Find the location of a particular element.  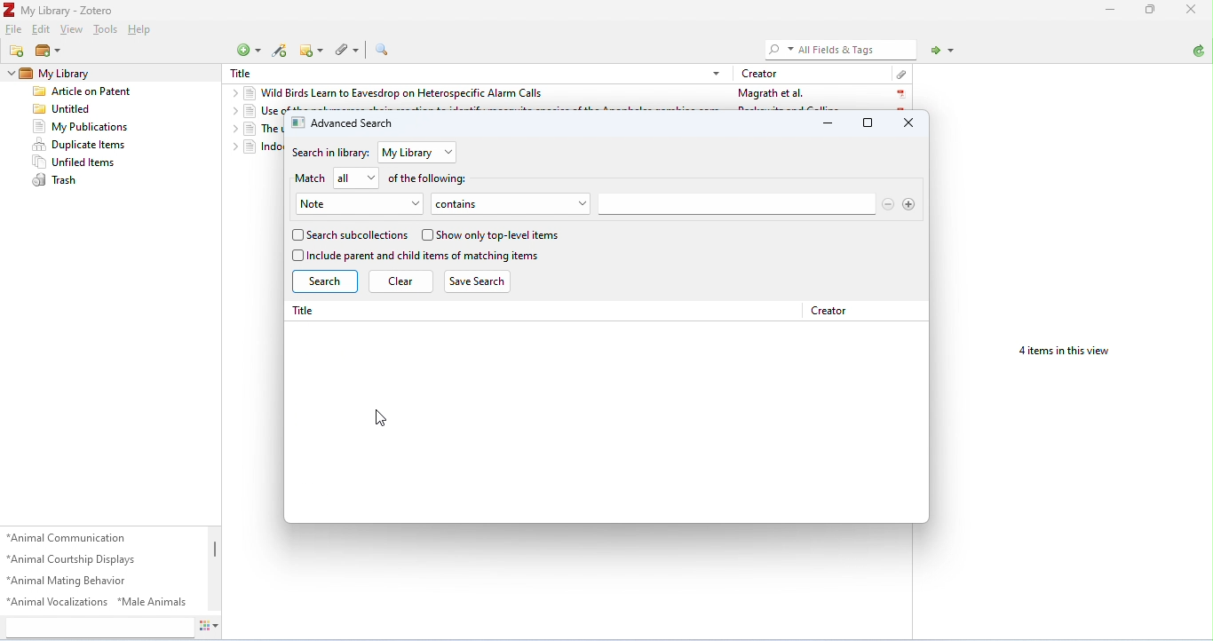

new item is located at coordinates (249, 51).